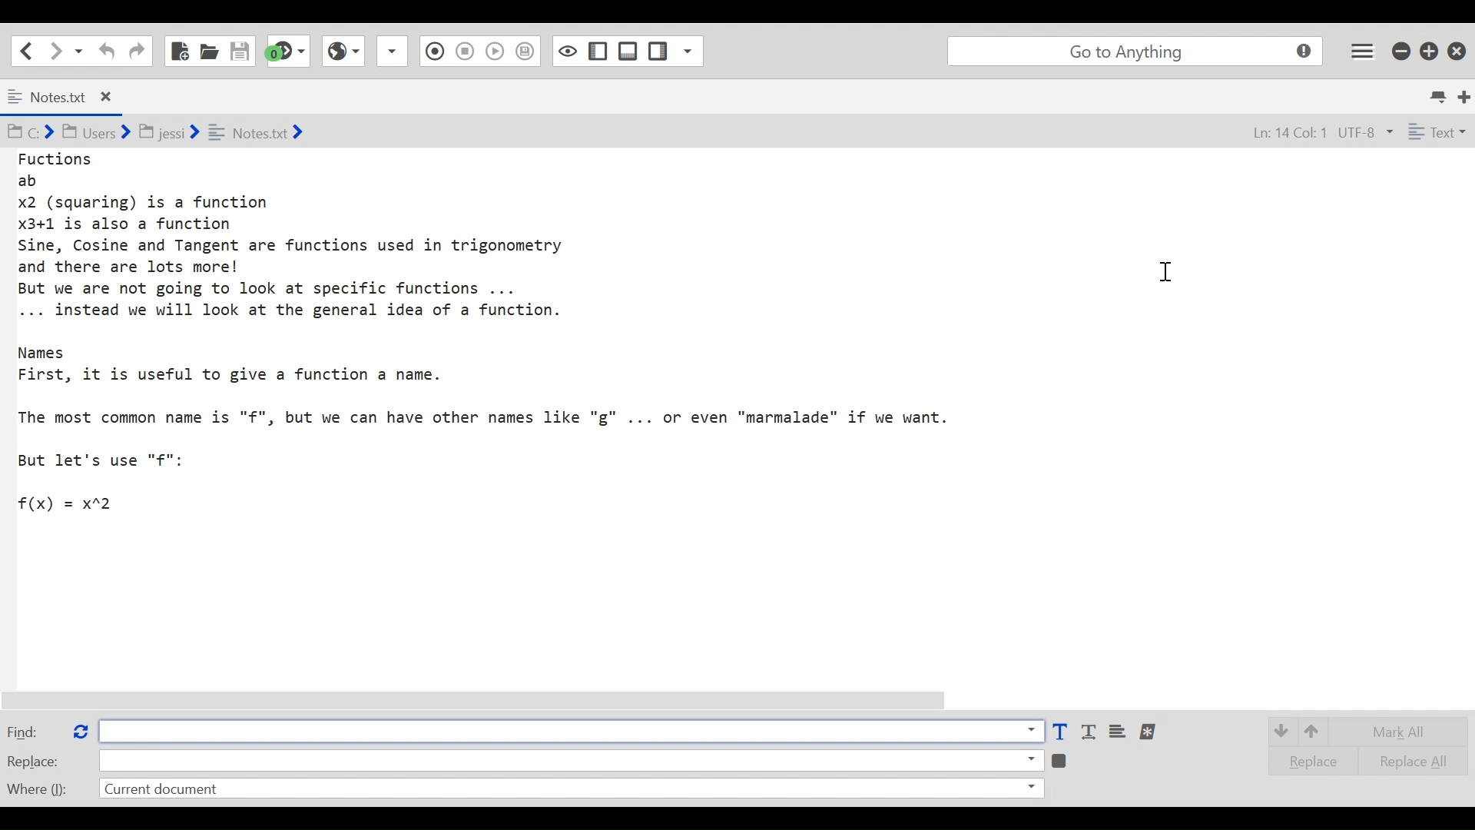  What do you see at coordinates (1280, 730) in the screenshot?
I see `Arrow down` at bounding box center [1280, 730].